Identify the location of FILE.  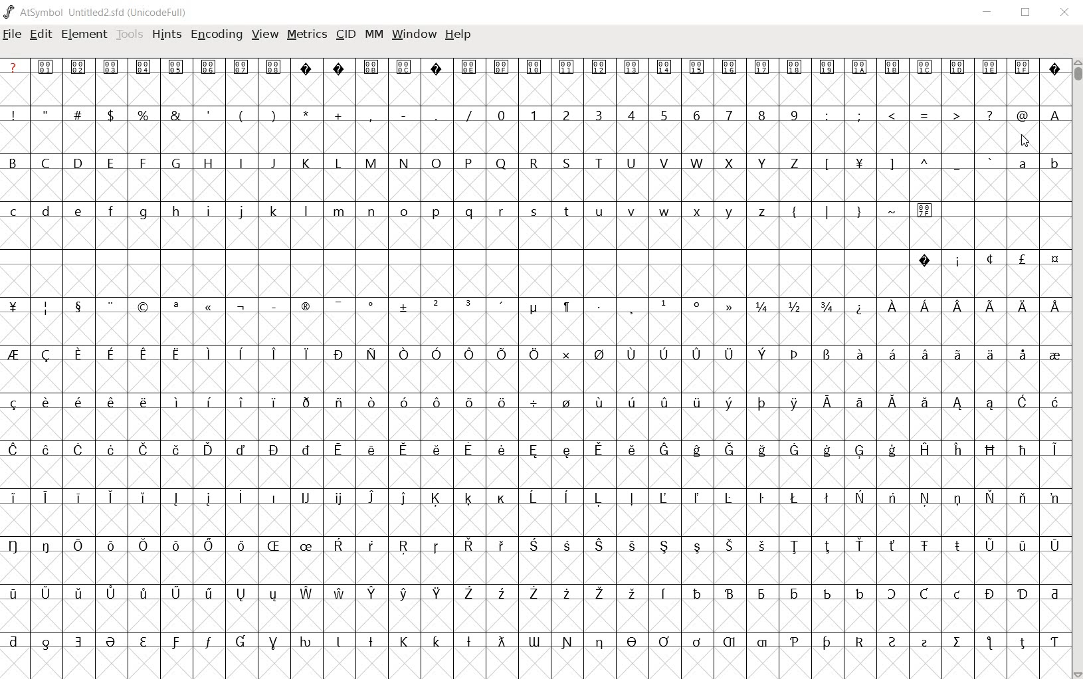
(12, 35).